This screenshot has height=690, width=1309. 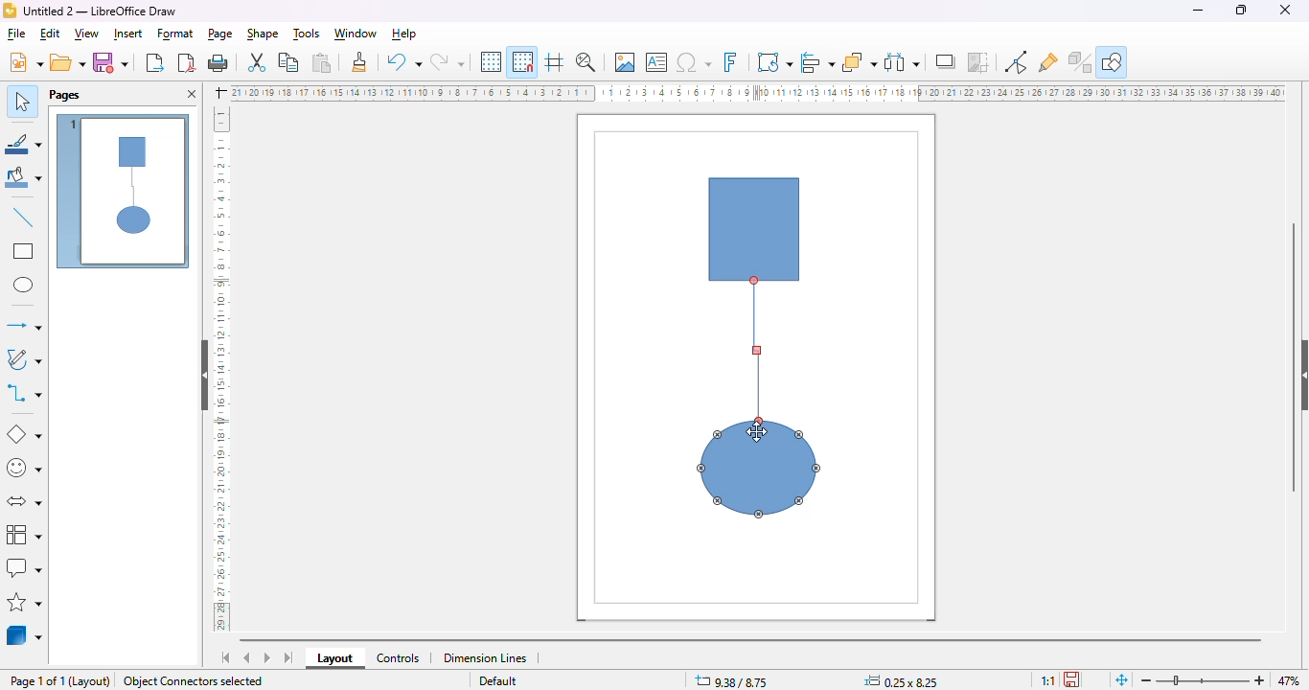 What do you see at coordinates (774, 62) in the screenshot?
I see `transformations` at bounding box center [774, 62].